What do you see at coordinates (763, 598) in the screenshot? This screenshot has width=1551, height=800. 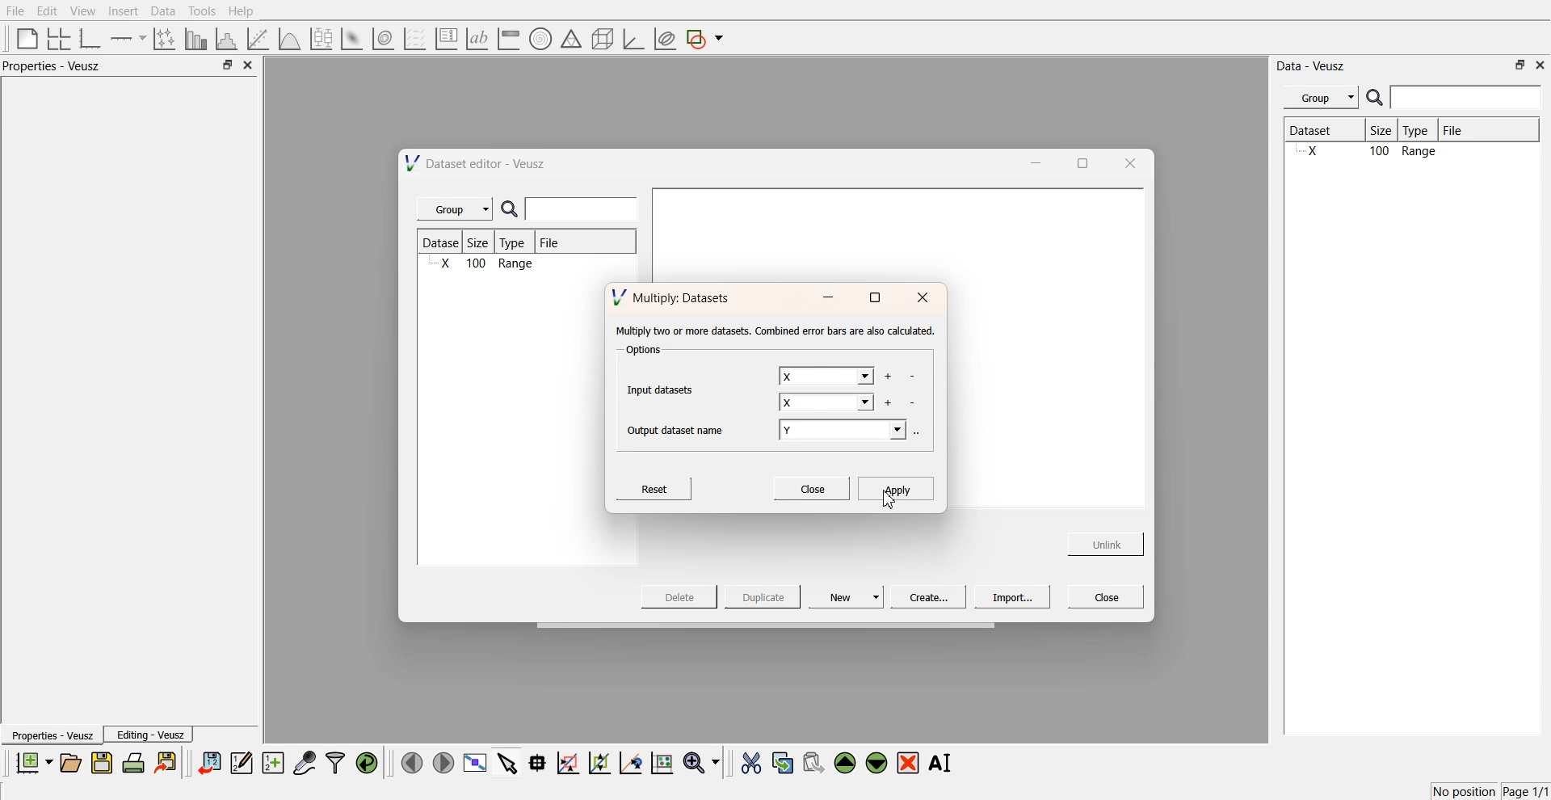 I see `Duplicate` at bounding box center [763, 598].